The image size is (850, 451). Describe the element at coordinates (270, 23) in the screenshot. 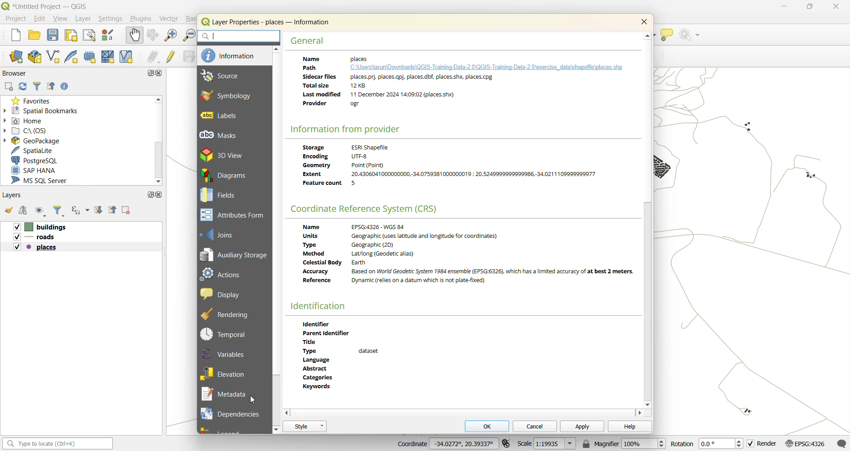

I see `layer properties` at that location.